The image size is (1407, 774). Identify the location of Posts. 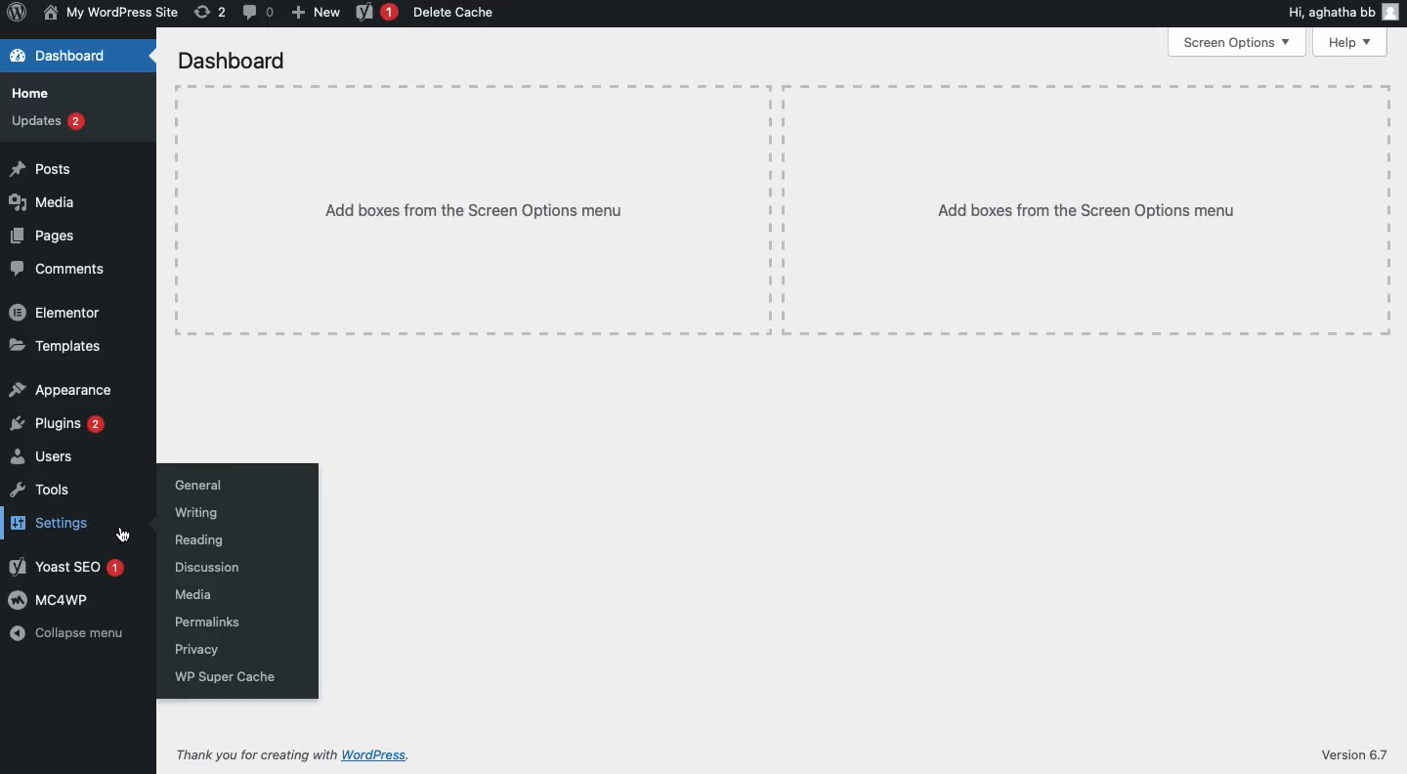
(39, 168).